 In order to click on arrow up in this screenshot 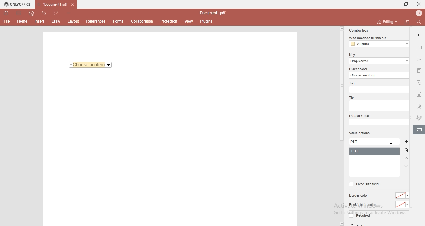, I will do `click(407, 159)`.